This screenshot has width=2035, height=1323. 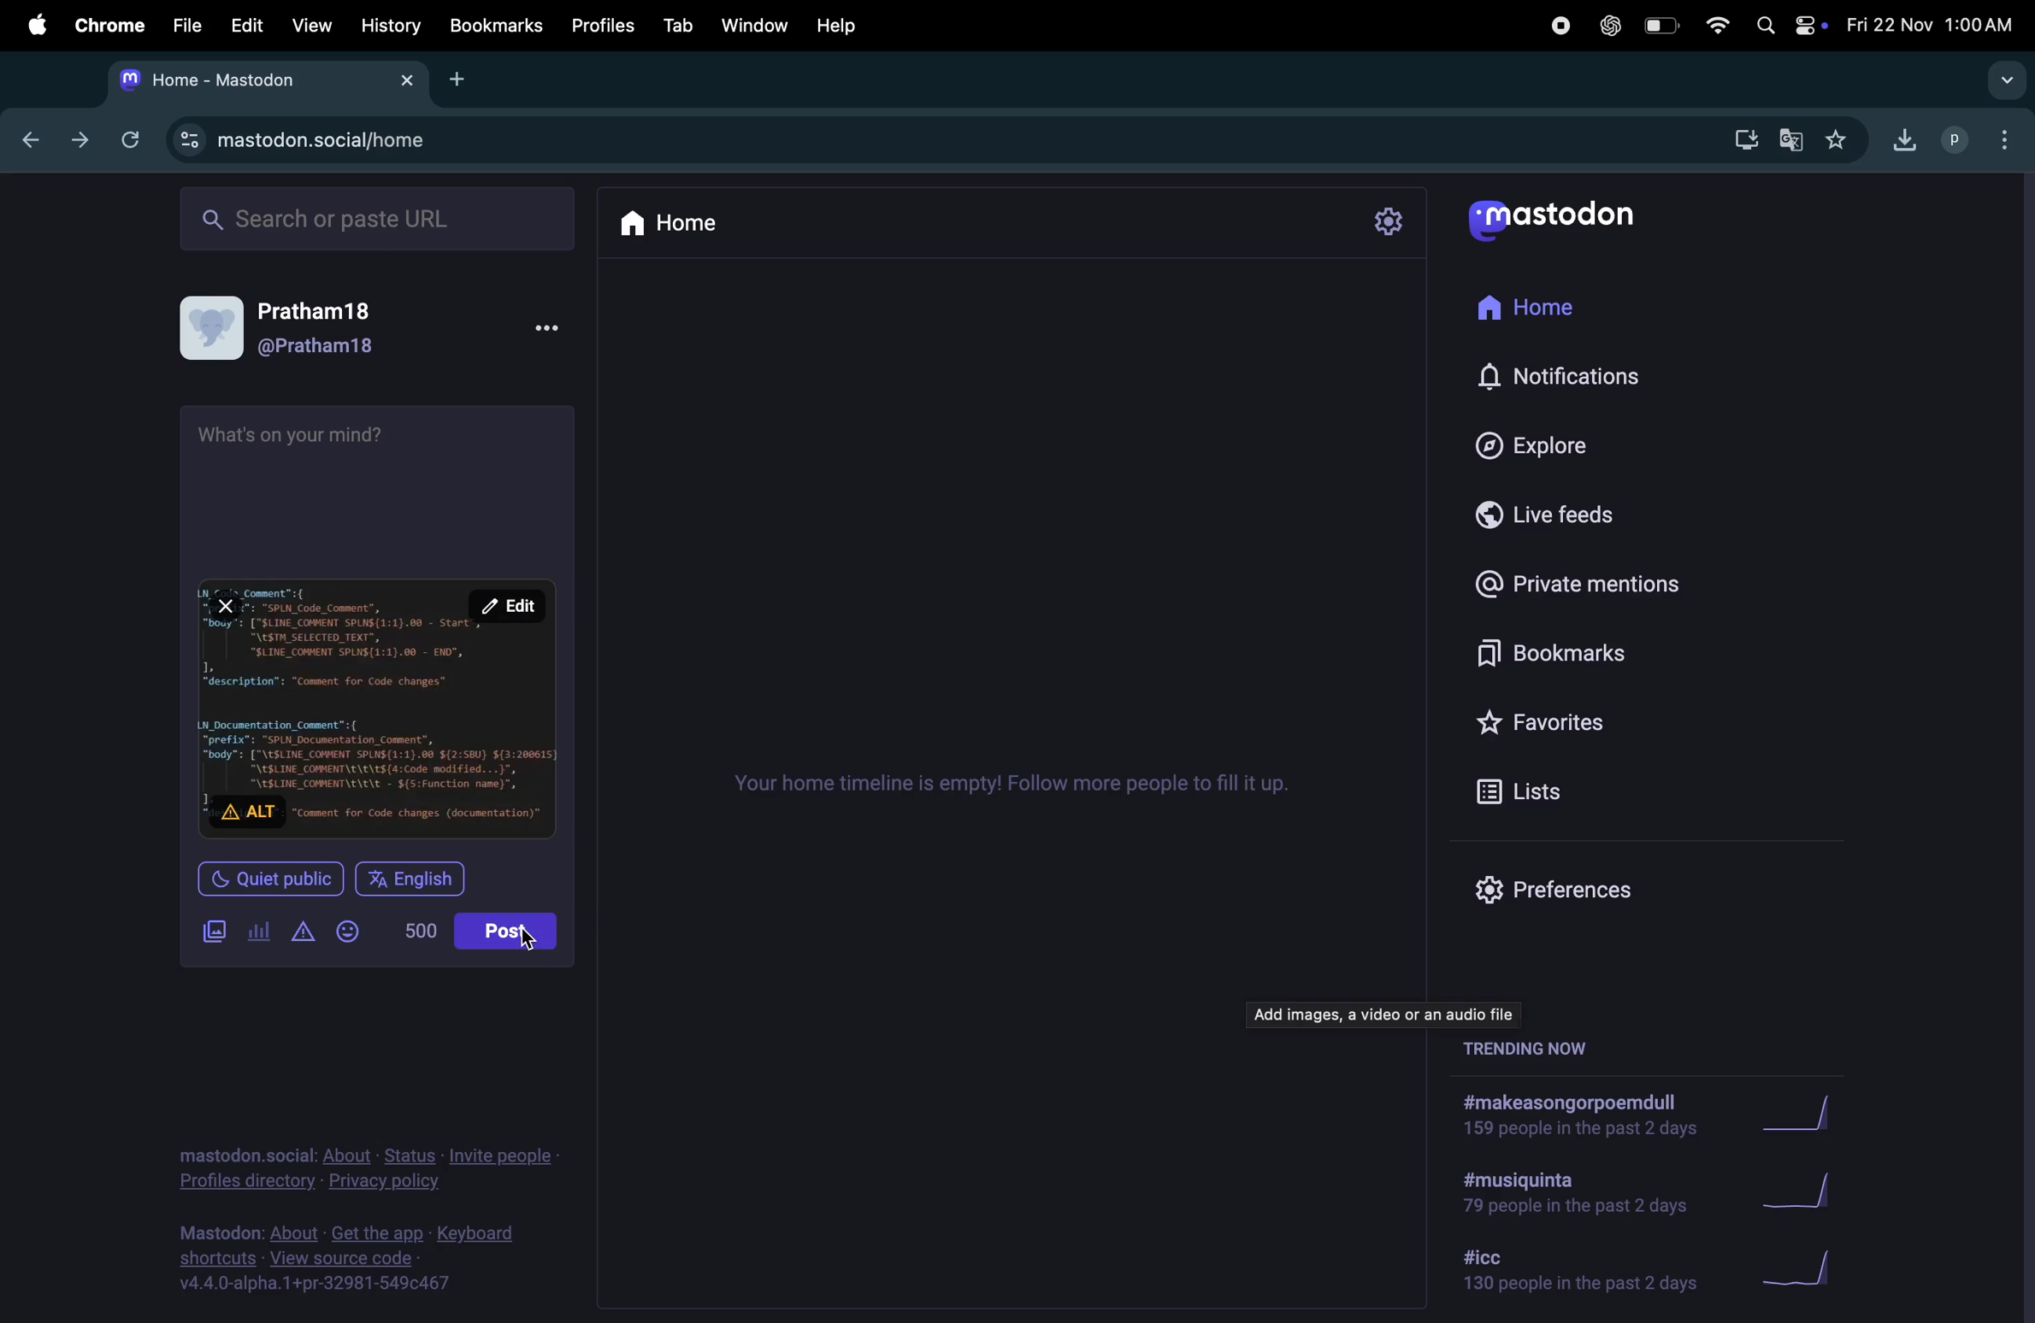 What do you see at coordinates (1809, 23) in the screenshot?
I see `apple widgets` at bounding box center [1809, 23].